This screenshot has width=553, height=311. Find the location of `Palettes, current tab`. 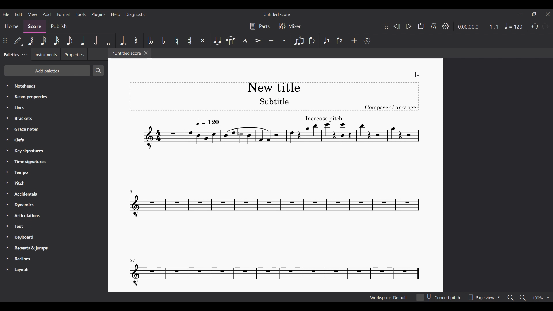

Palettes, current tab is located at coordinates (11, 55).